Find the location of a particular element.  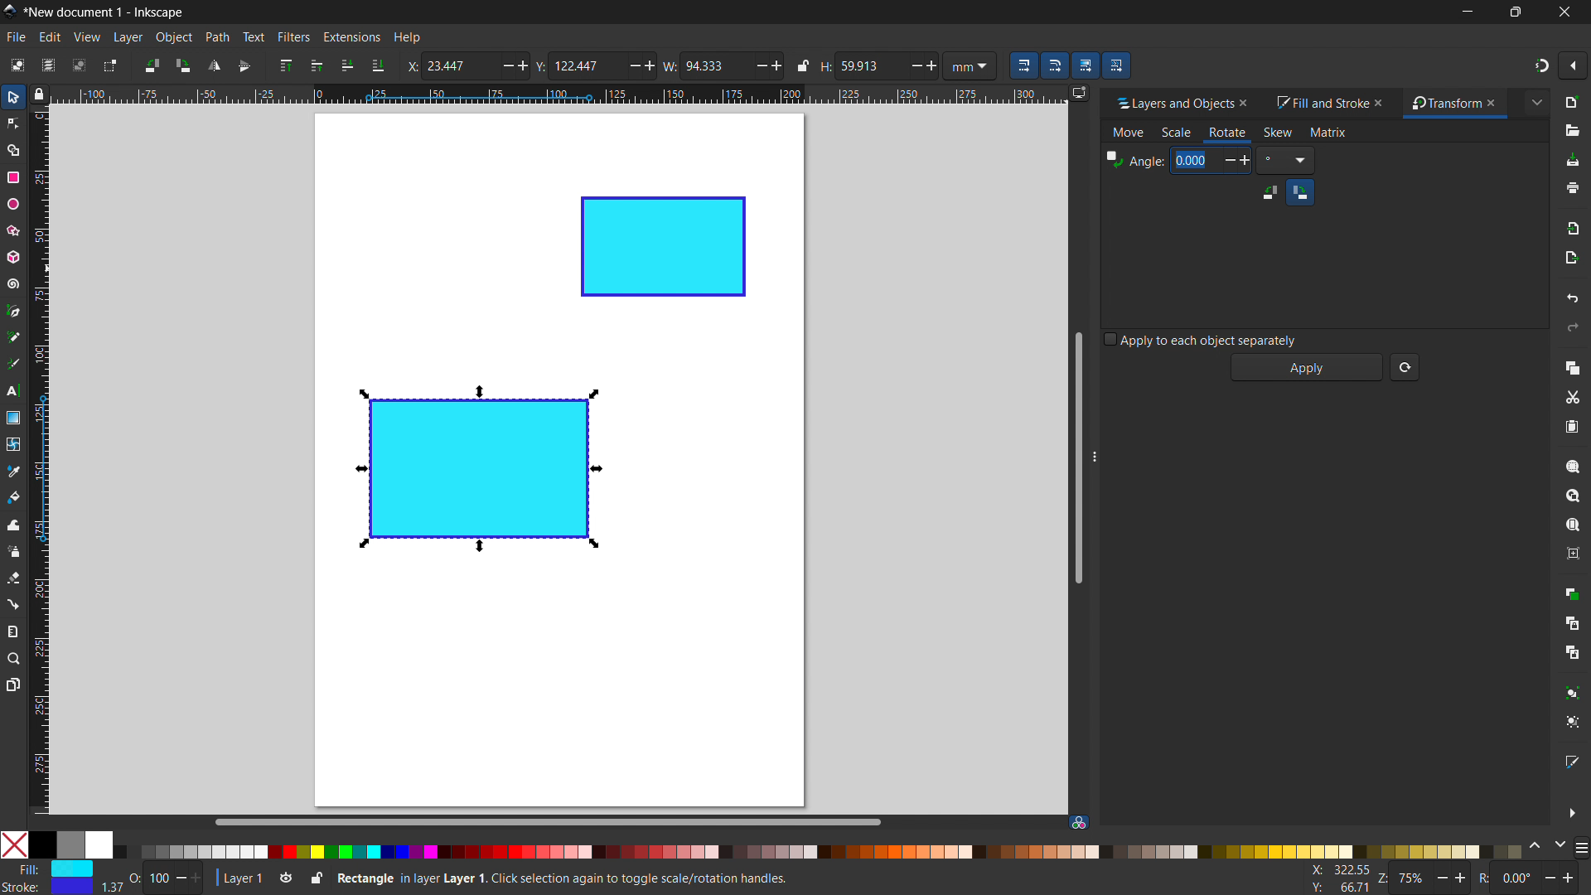

open is located at coordinates (1572, 131).